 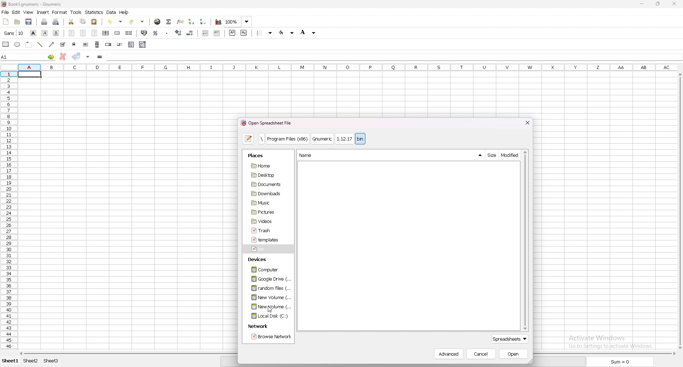 I want to click on cancel, so click(x=482, y=354).